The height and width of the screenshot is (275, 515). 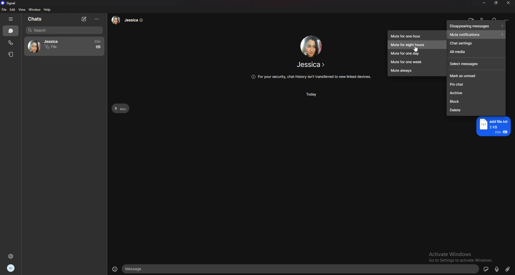 I want to click on search bar, so click(x=64, y=30).